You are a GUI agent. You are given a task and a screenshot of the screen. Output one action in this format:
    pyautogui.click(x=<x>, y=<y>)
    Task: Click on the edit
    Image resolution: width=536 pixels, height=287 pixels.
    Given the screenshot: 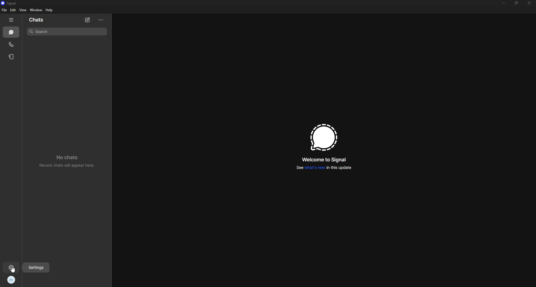 What is the action you would take?
    pyautogui.click(x=13, y=10)
    